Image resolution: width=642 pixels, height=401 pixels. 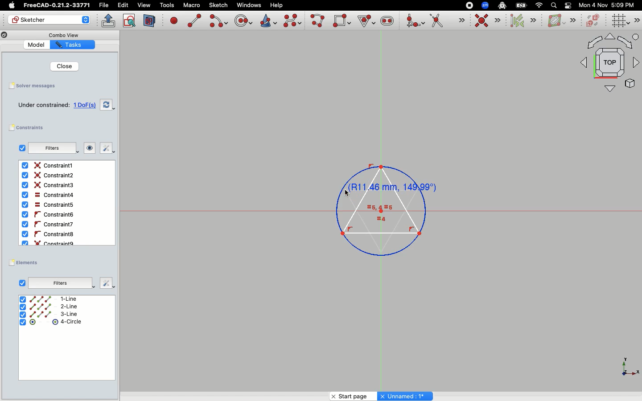 What do you see at coordinates (243, 20) in the screenshot?
I see `Create circle` at bounding box center [243, 20].